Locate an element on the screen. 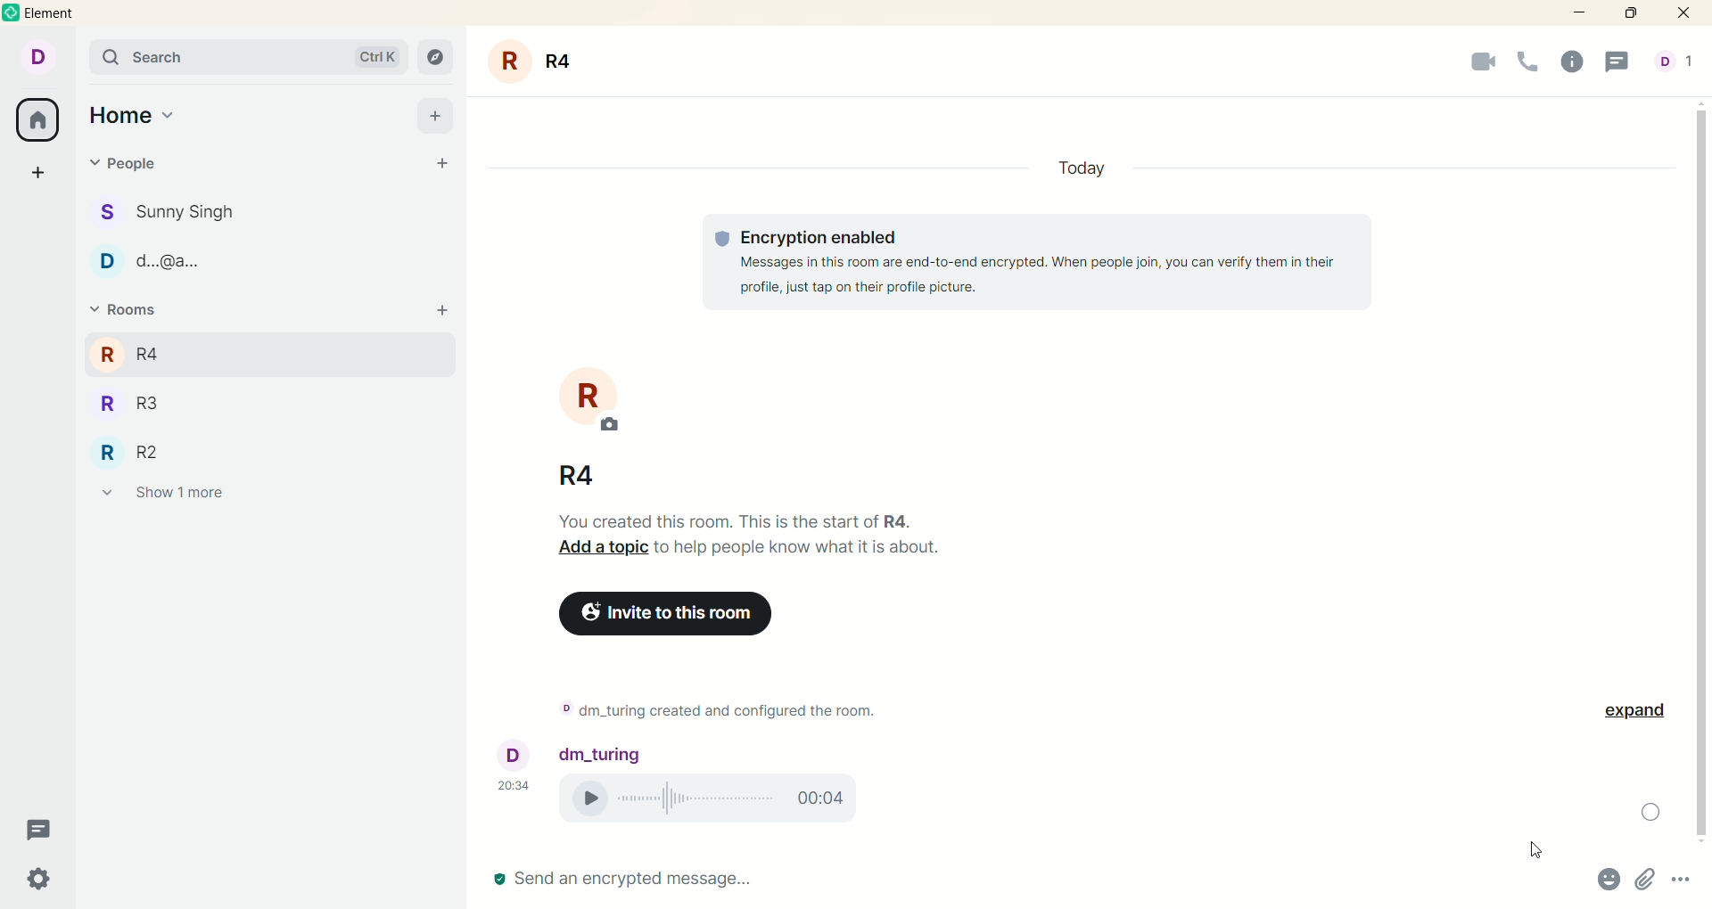 Image resolution: width=1712 pixels, height=909 pixels.  is located at coordinates (518, 769).